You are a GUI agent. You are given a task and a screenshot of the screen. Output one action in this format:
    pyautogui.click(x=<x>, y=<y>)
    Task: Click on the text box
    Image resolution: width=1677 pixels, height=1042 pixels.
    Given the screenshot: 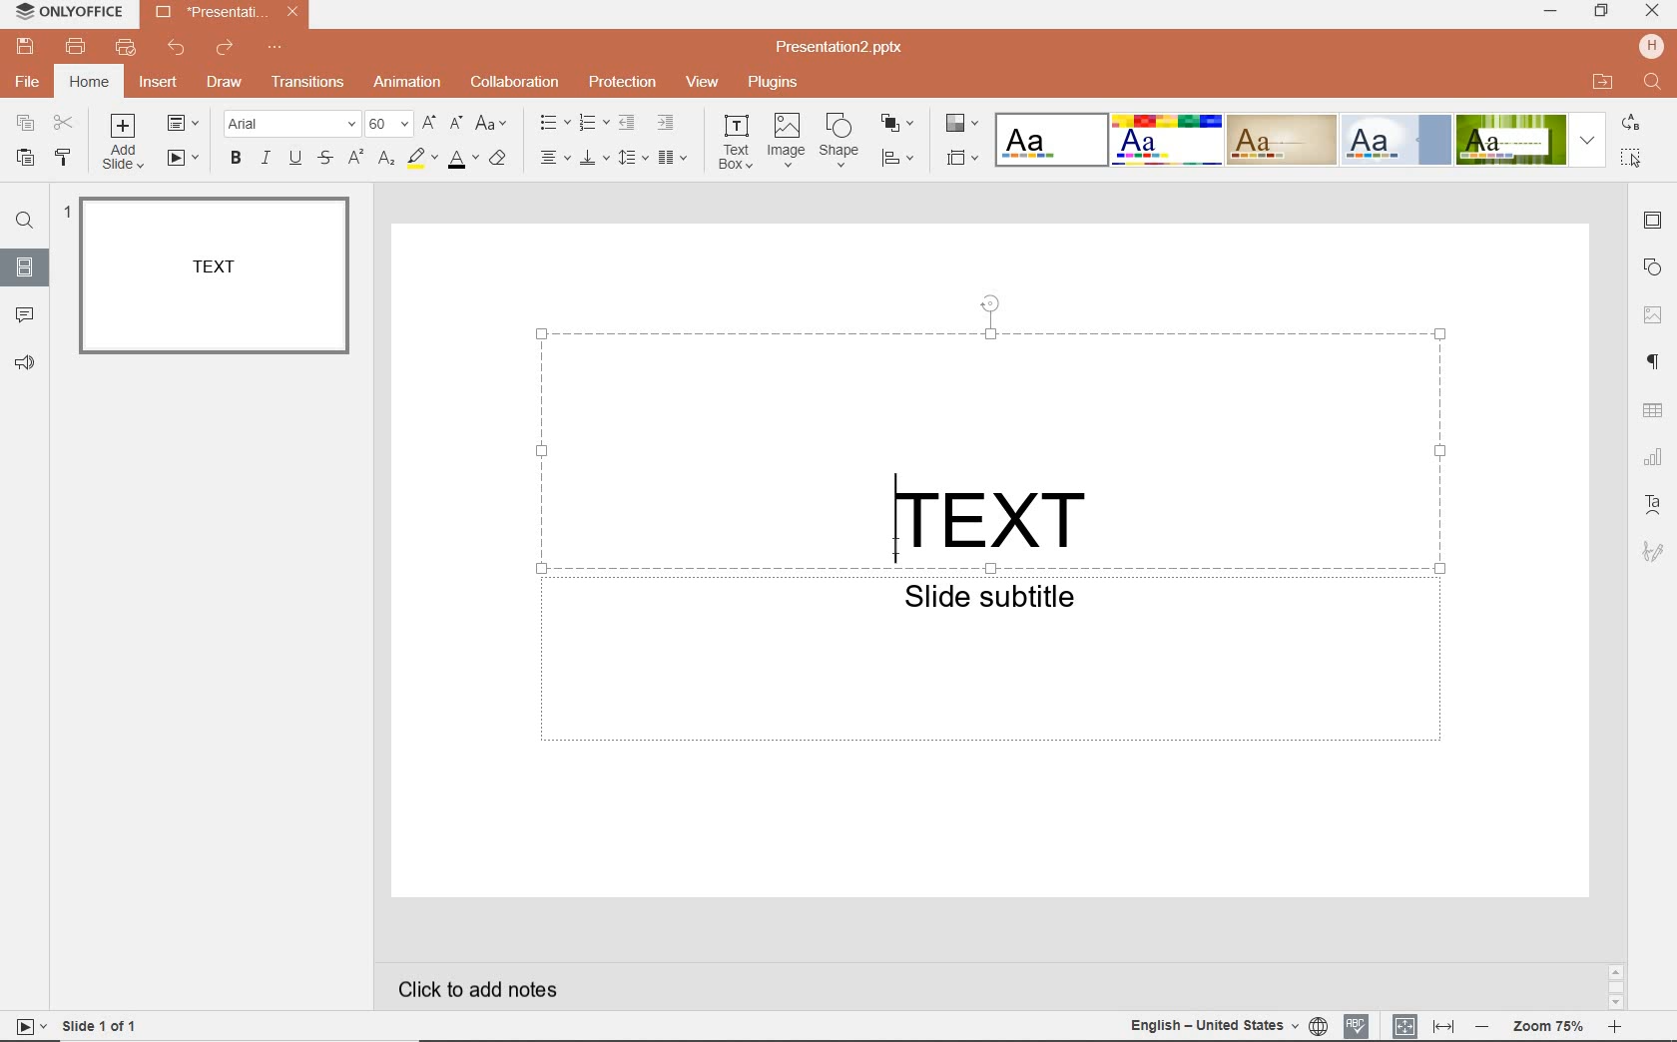 What is the action you would take?
    pyautogui.click(x=737, y=143)
    